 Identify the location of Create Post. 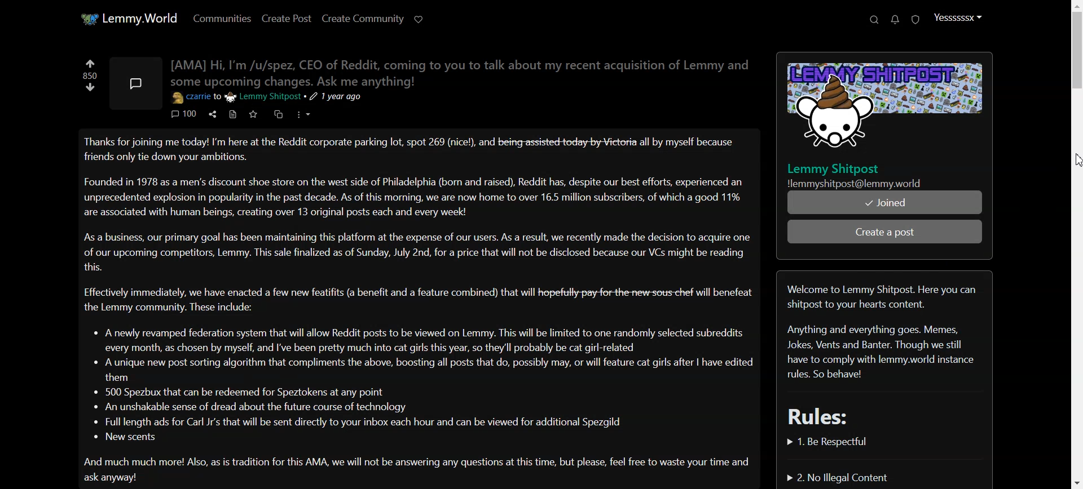
(287, 18).